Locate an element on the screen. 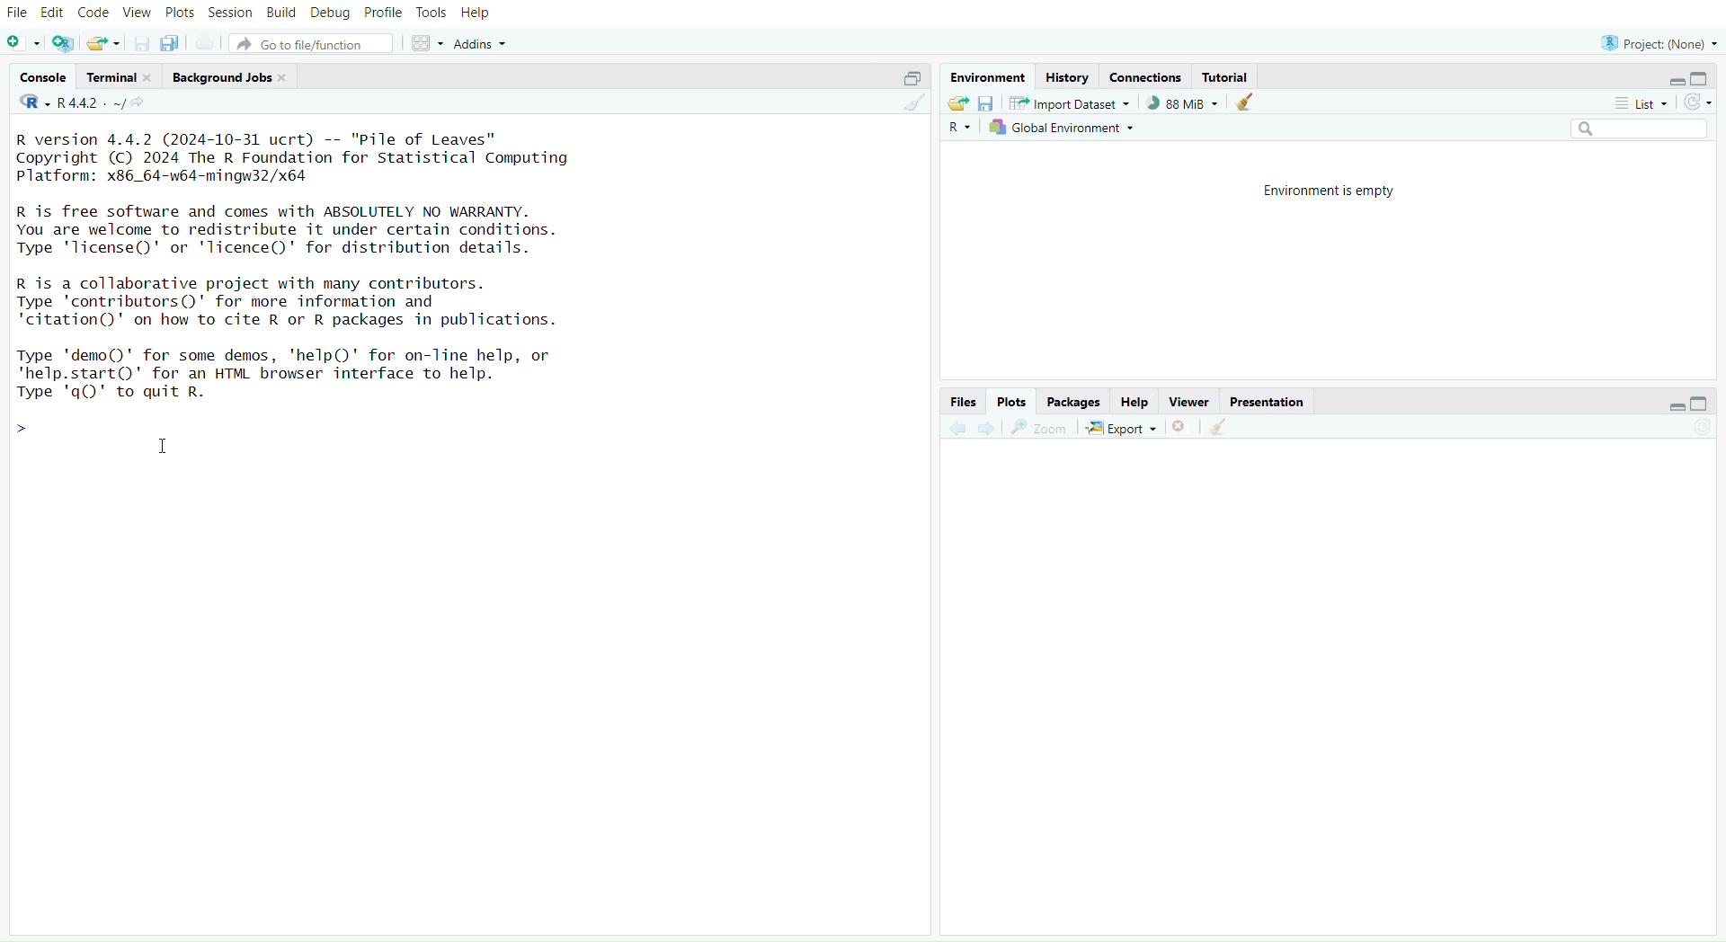 Image resolution: width=1726 pixels, height=942 pixels. import dataset is located at coordinates (1069, 103).